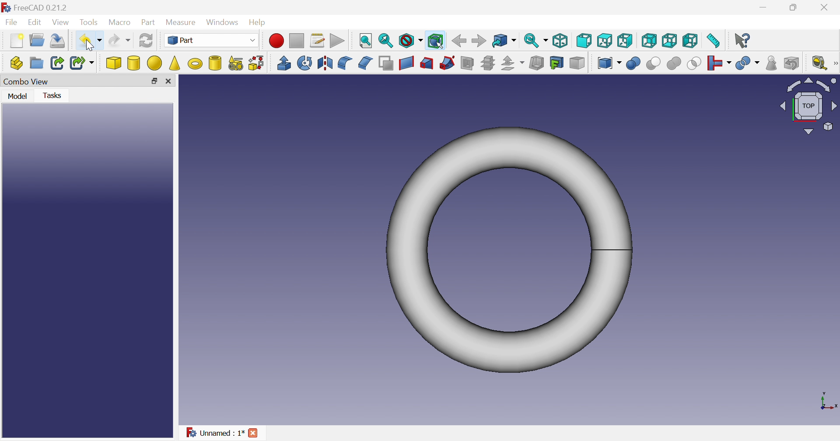 Image resolution: width=840 pixels, height=441 pixels. I want to click on Tasks, so click(56, 96).